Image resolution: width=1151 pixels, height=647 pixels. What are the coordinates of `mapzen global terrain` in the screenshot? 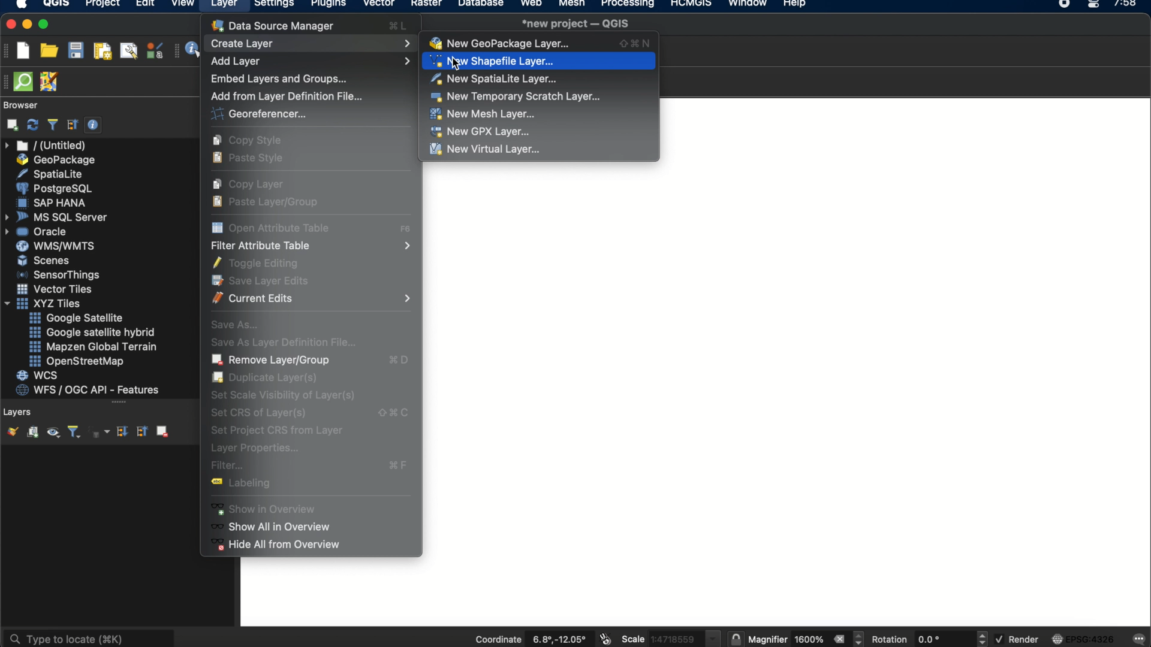 It's located at (94, 347).